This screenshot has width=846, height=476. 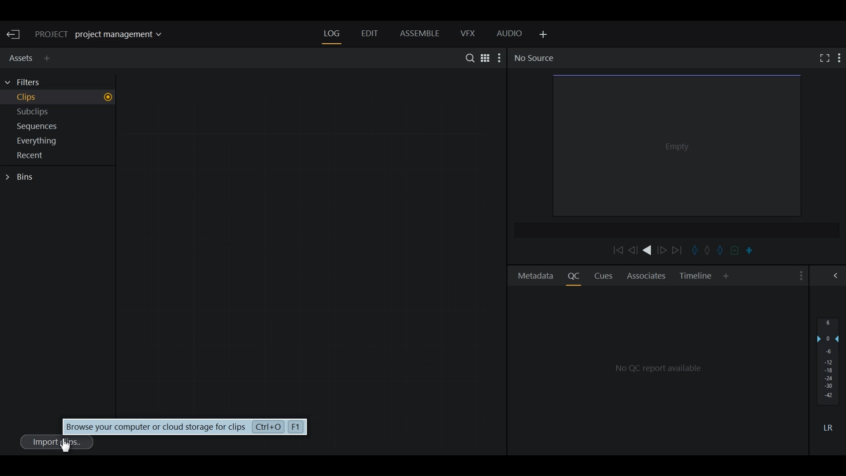 I want to click on Add Panel, so click(x=542, y=35).